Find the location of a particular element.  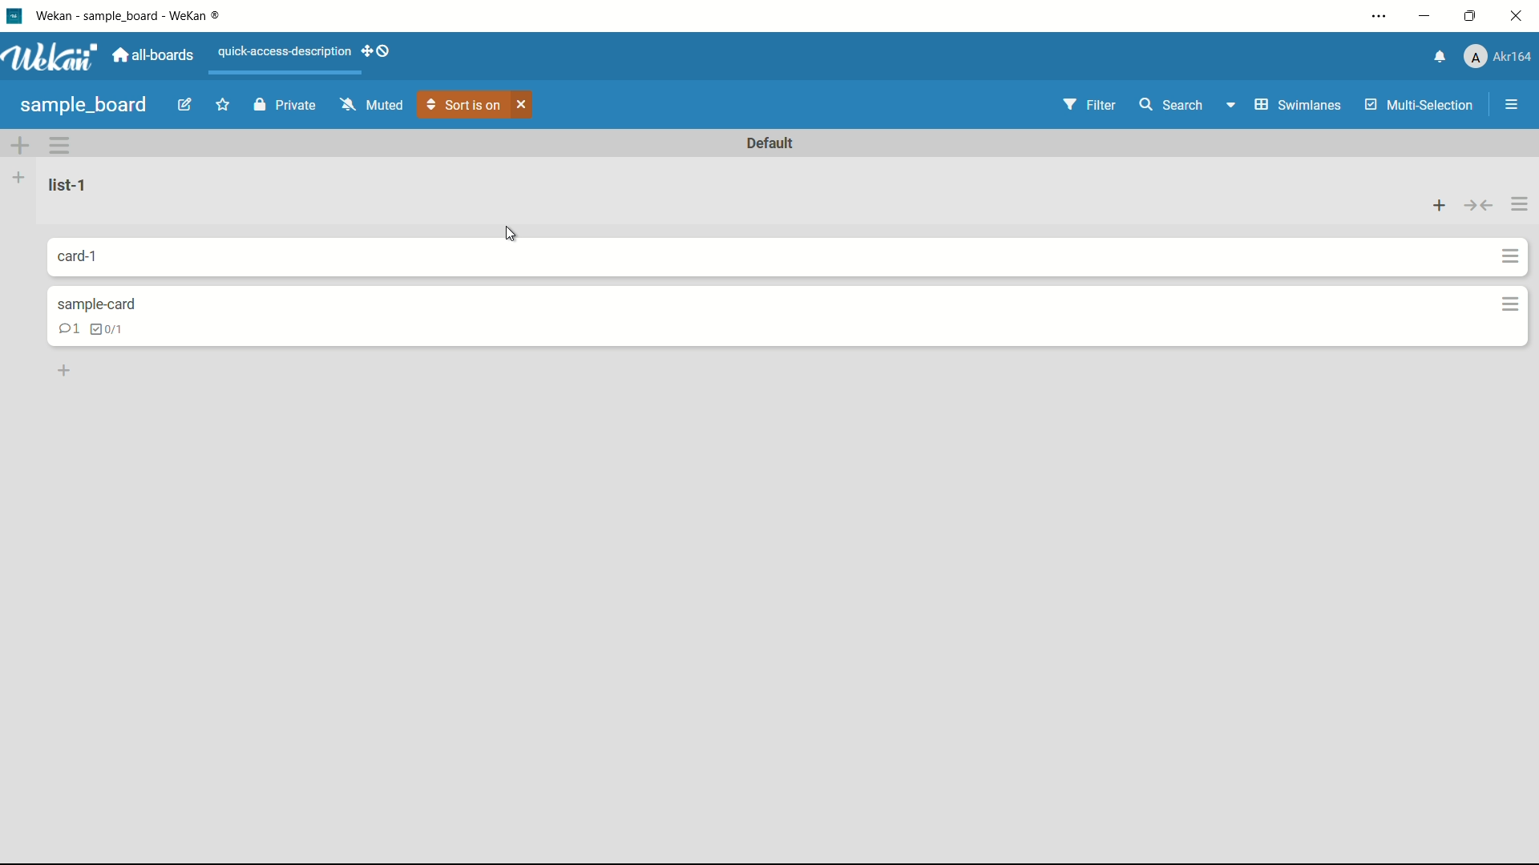

card actions is located at coordinates (1512, 305).